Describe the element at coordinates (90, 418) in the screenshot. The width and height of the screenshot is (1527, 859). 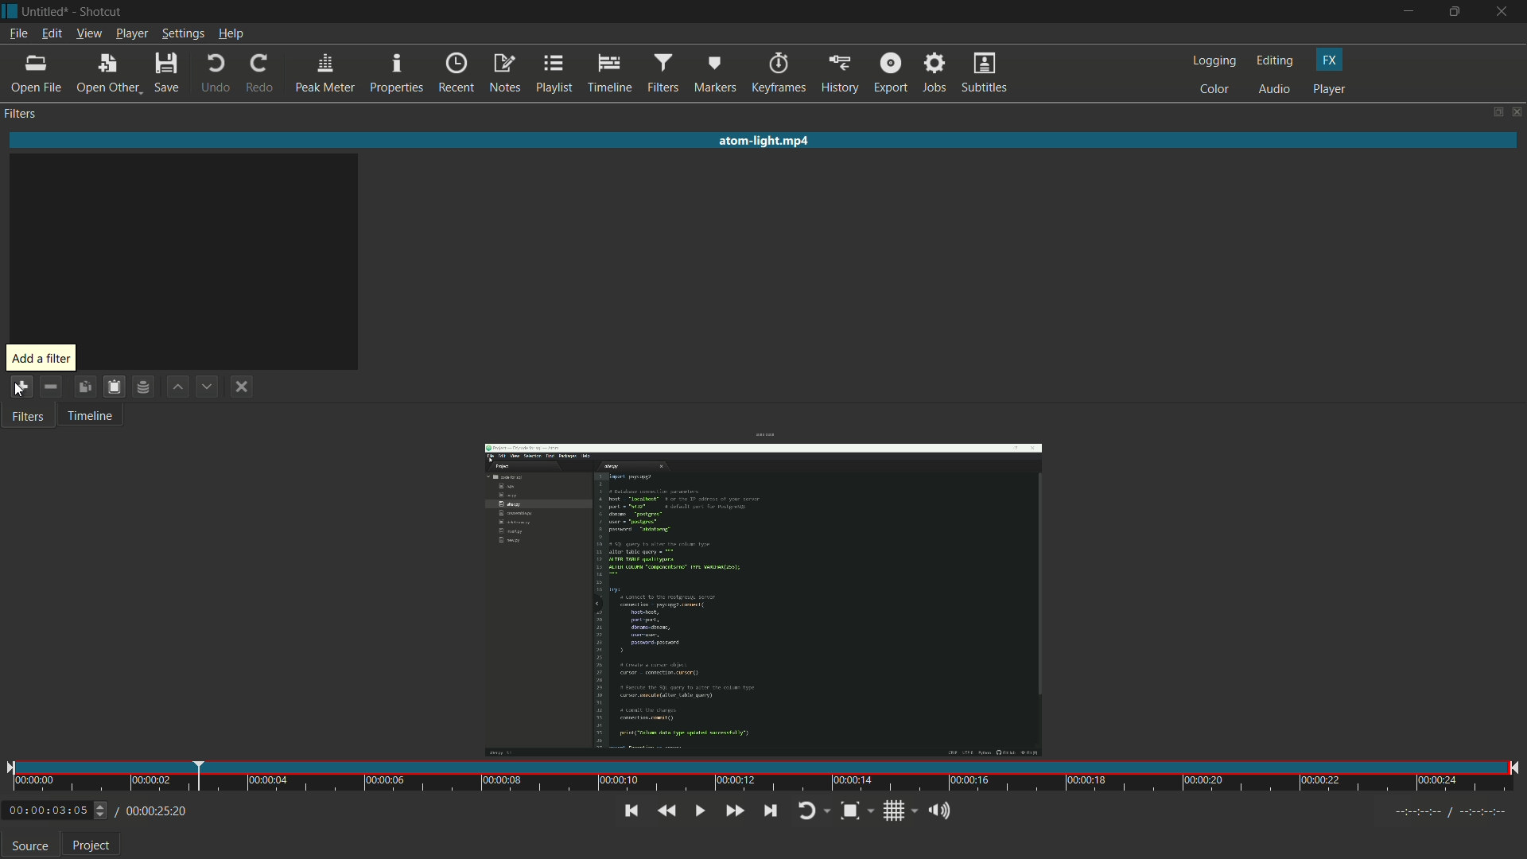
I see `timeline` at that location.